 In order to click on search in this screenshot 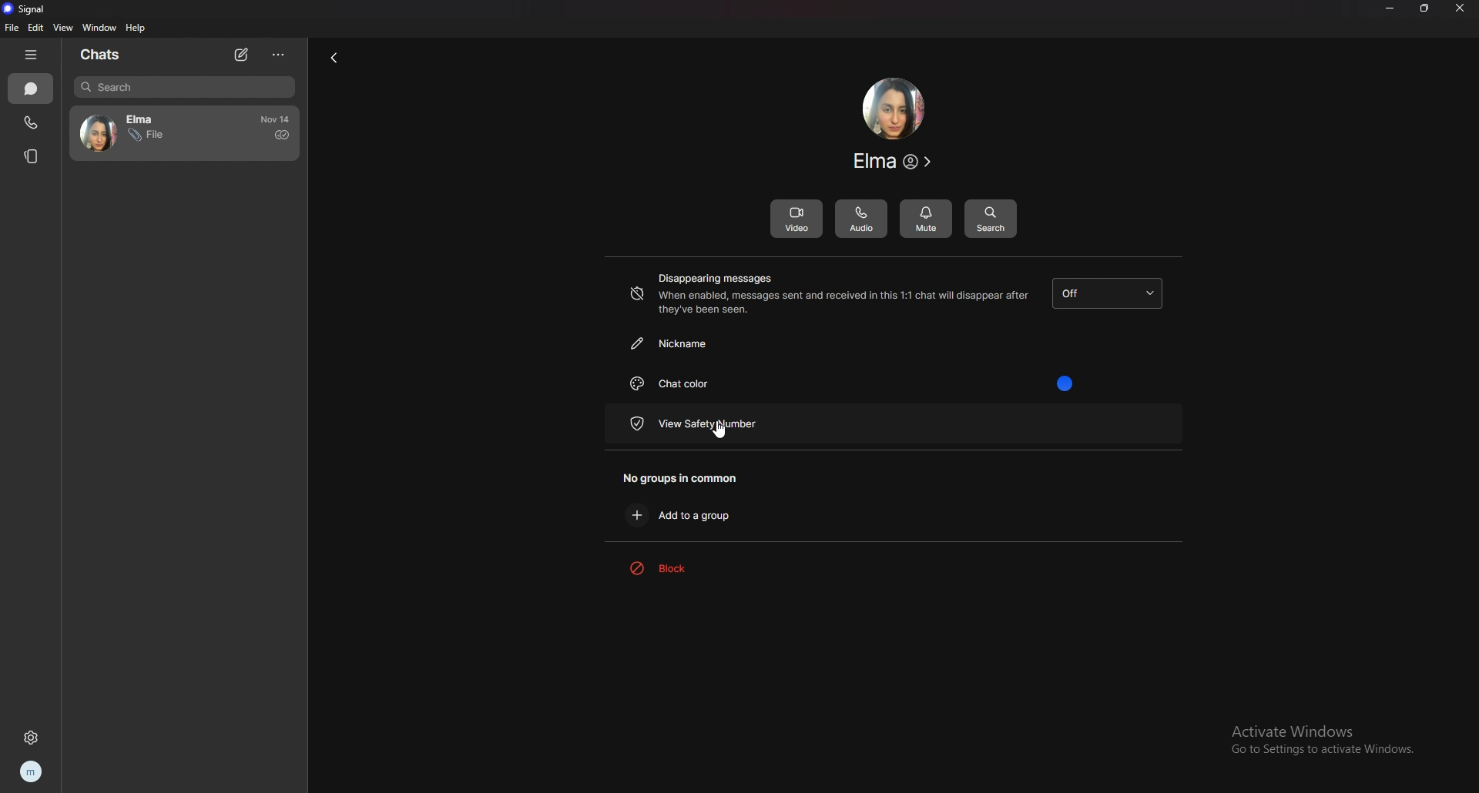, I will do `click(990, 217)`.